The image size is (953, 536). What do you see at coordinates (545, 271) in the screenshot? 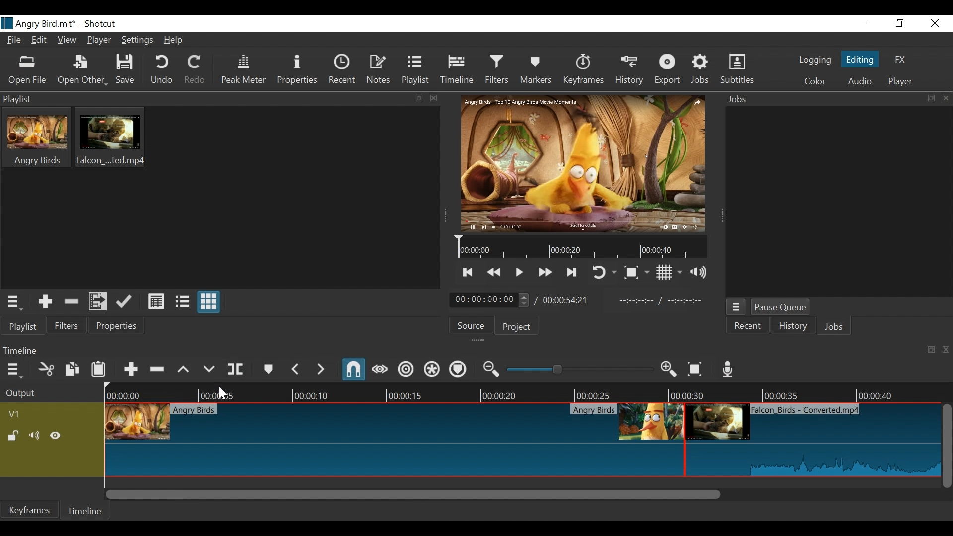
I see `Play forward quickly` at bounding box center [545, 271].